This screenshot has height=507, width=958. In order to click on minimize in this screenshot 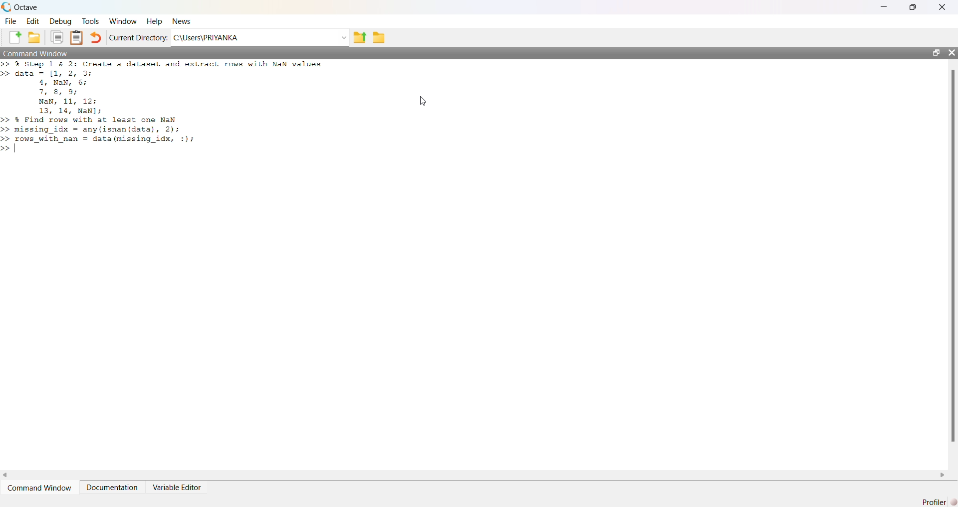, I will do `click(884, 7)`.